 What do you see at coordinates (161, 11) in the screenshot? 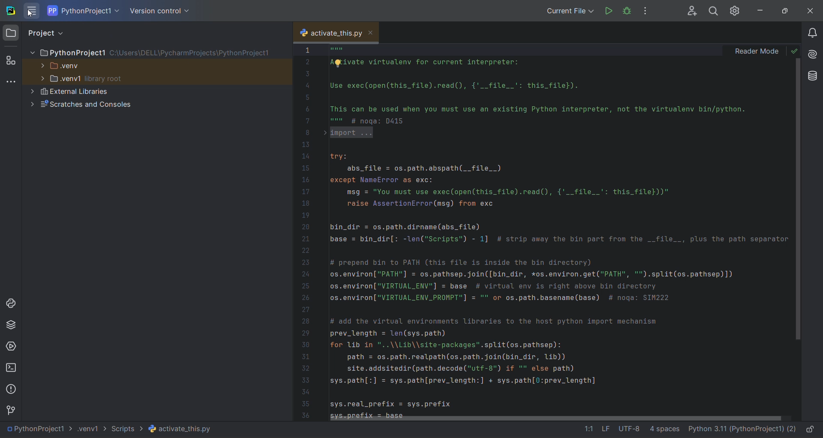
I see `version control` at bounding box center [161, 11].